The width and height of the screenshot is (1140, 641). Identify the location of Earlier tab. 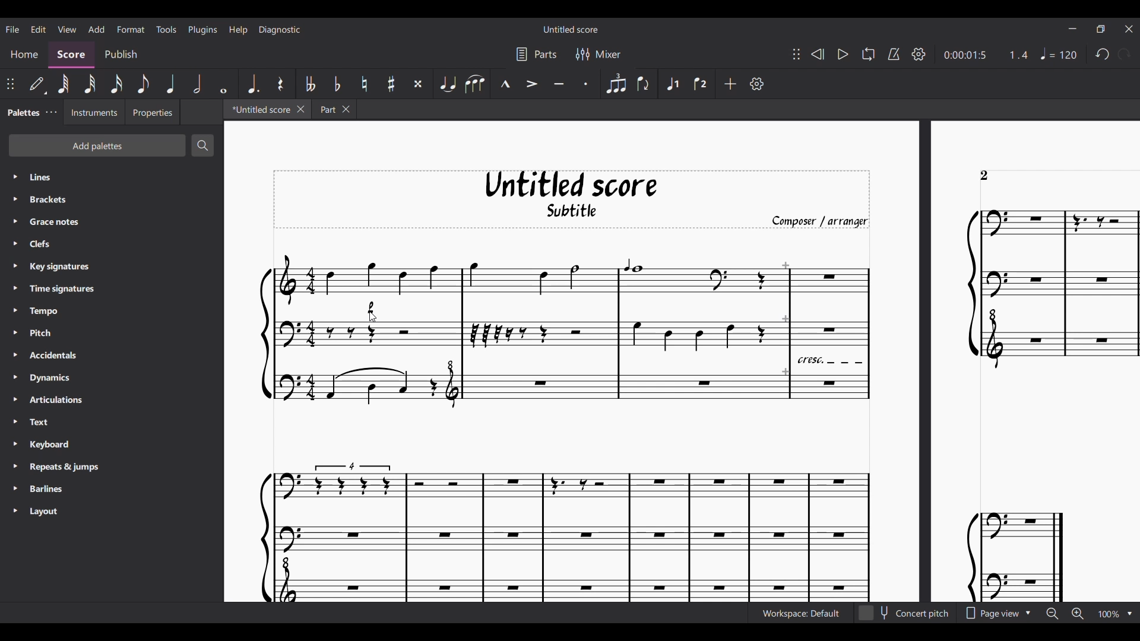
(334, 109).